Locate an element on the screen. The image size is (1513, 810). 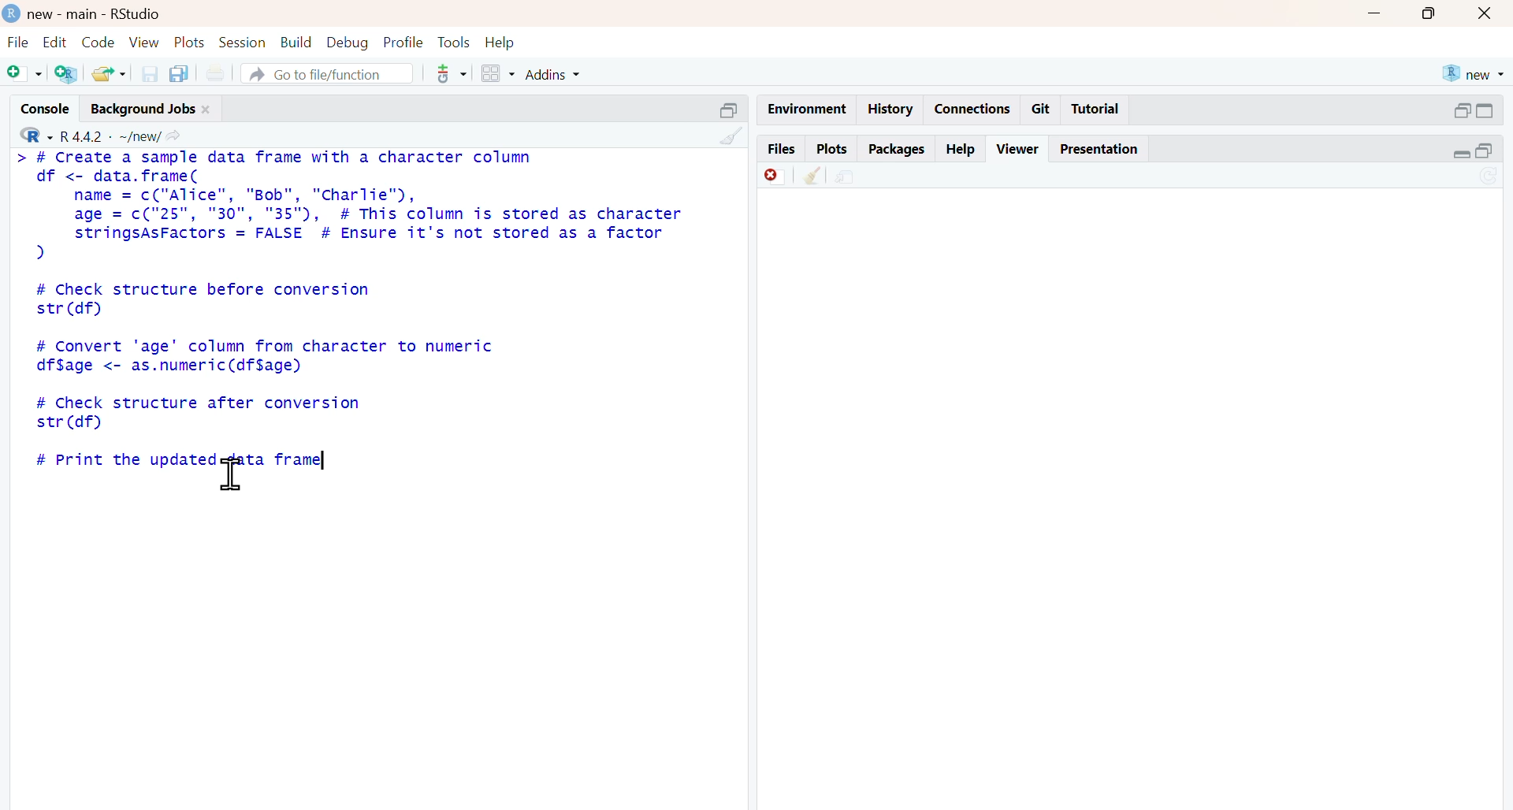
share is located at coordinates (846, 177).